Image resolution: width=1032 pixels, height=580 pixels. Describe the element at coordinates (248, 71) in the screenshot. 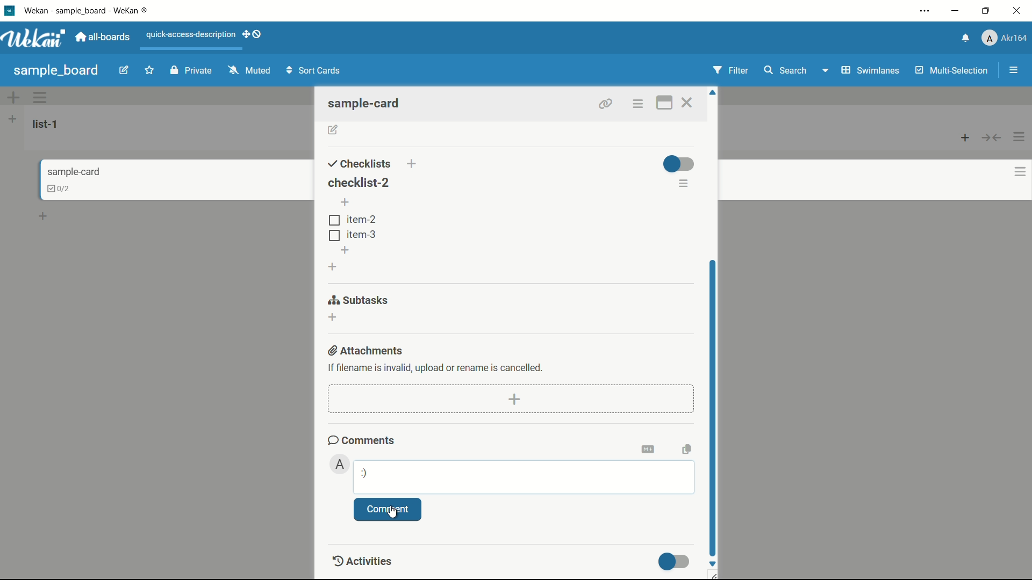

I see `muted` at that location.